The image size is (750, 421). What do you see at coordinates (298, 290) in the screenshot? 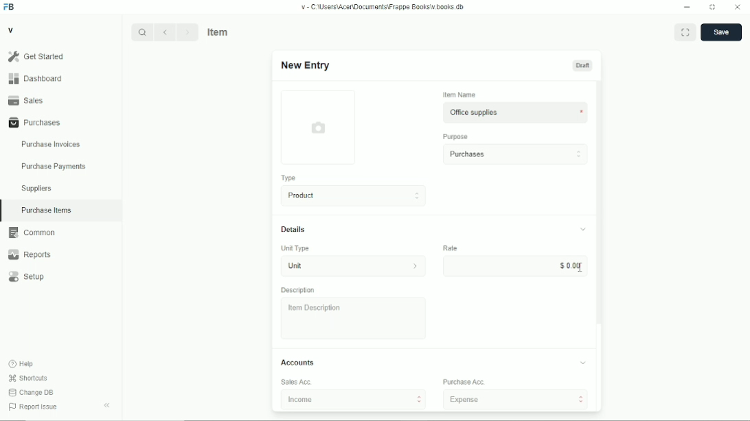
I see `description` at bounding box center [298, 290].